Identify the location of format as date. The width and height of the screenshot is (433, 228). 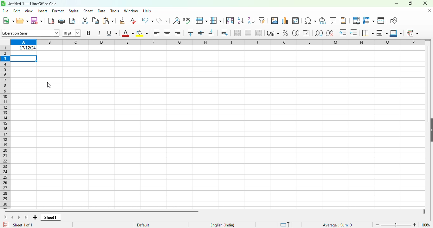
(306, 33).